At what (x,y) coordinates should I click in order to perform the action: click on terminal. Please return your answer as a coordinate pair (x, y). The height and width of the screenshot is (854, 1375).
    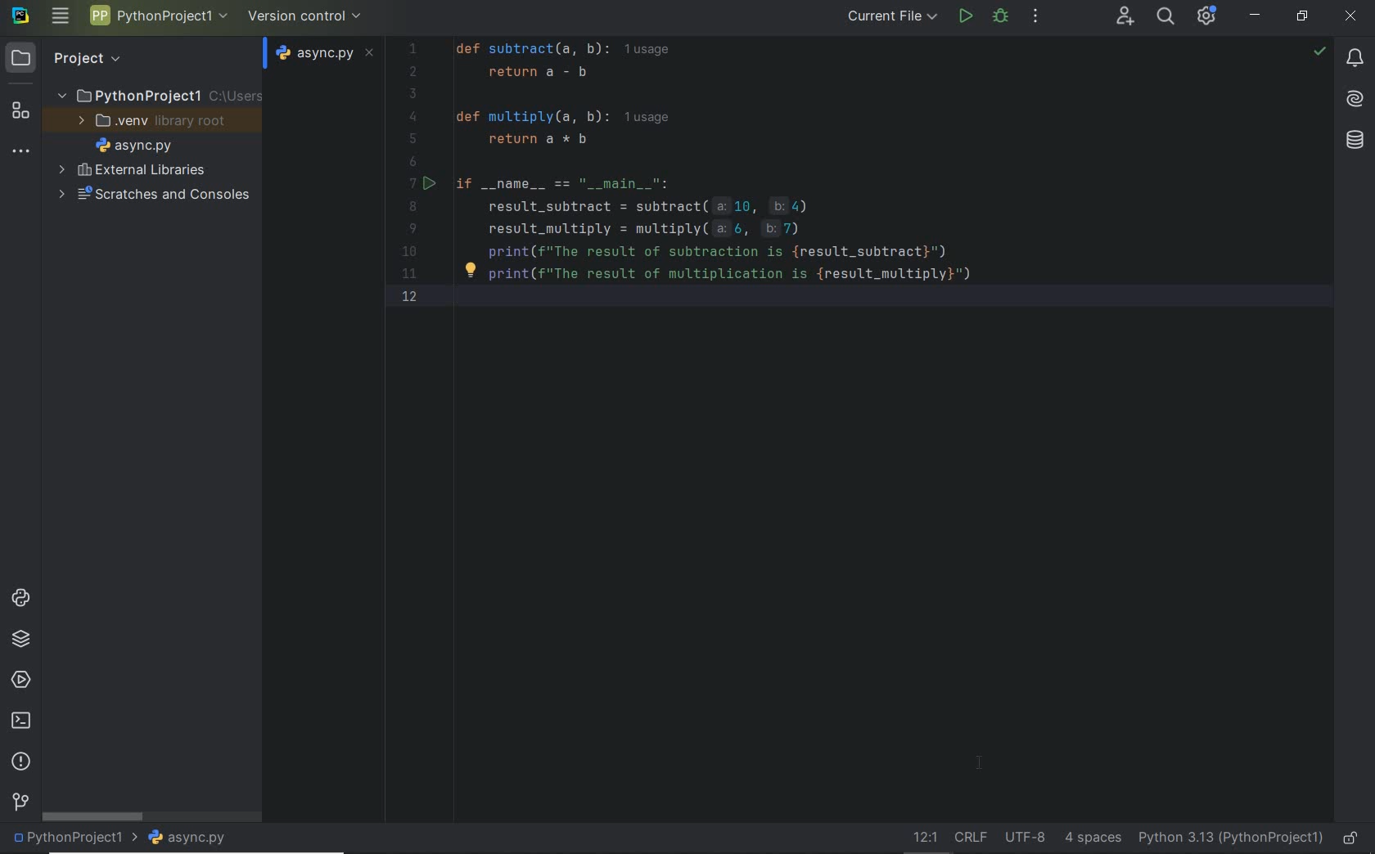
    Looking at the image, I should click on (23, 721).